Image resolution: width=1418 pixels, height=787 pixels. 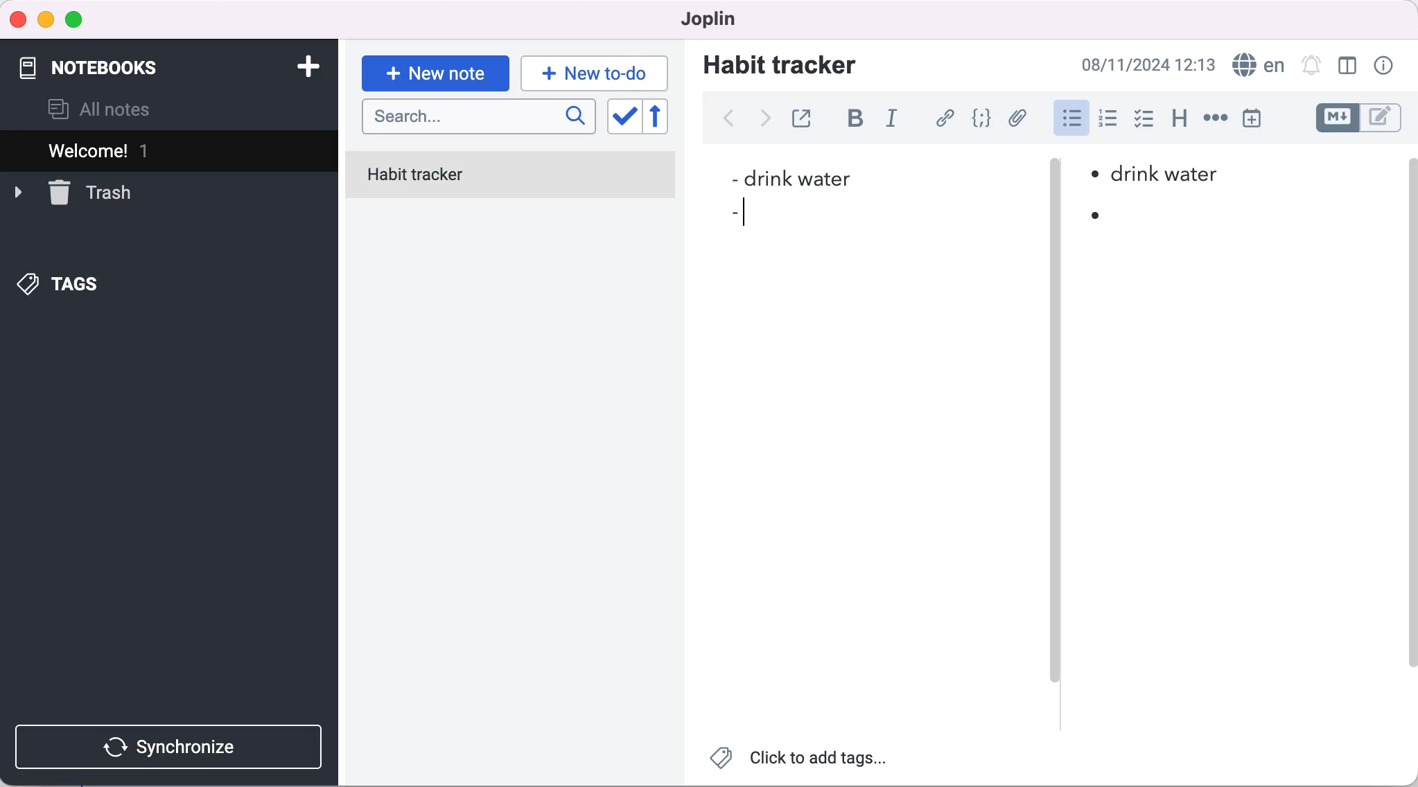 What do you see at coordinates (1069, 118) in the screenshot?
I see `bulleted list` at bounding box center [1069, 118].